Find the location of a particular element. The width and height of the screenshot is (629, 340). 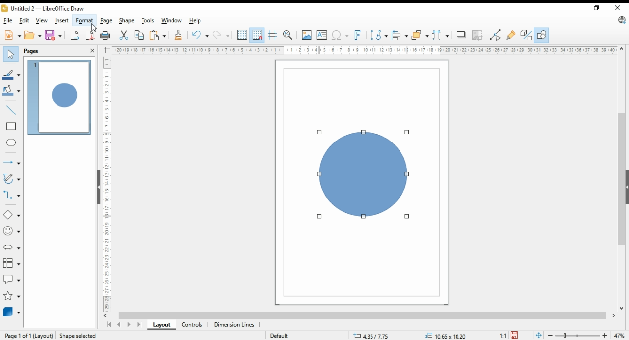

redo is located at coordinates (221, 35).